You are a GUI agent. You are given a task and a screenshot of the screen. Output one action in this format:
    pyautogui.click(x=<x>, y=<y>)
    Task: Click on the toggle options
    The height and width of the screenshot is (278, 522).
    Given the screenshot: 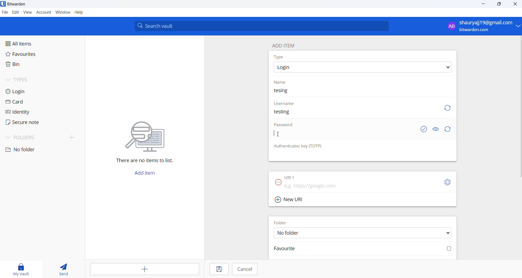 What is the action you would take?
    pyautogui.click(x=447, y=182)
    